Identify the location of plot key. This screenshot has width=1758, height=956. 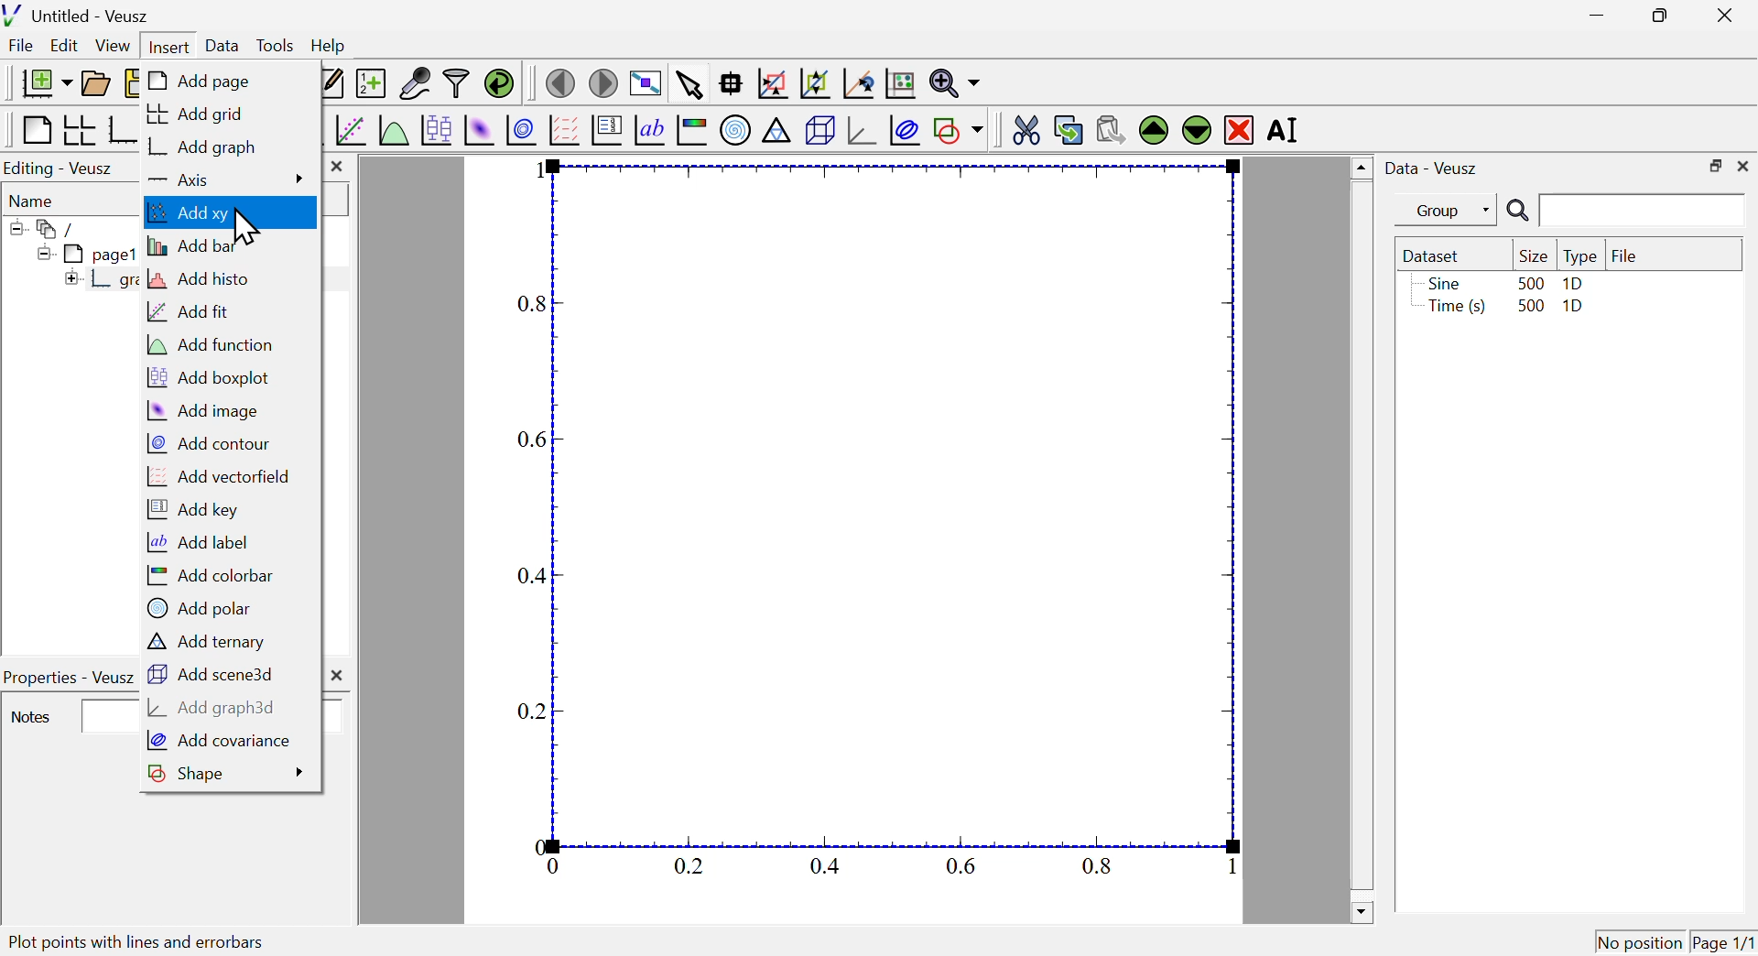
(607, 133).